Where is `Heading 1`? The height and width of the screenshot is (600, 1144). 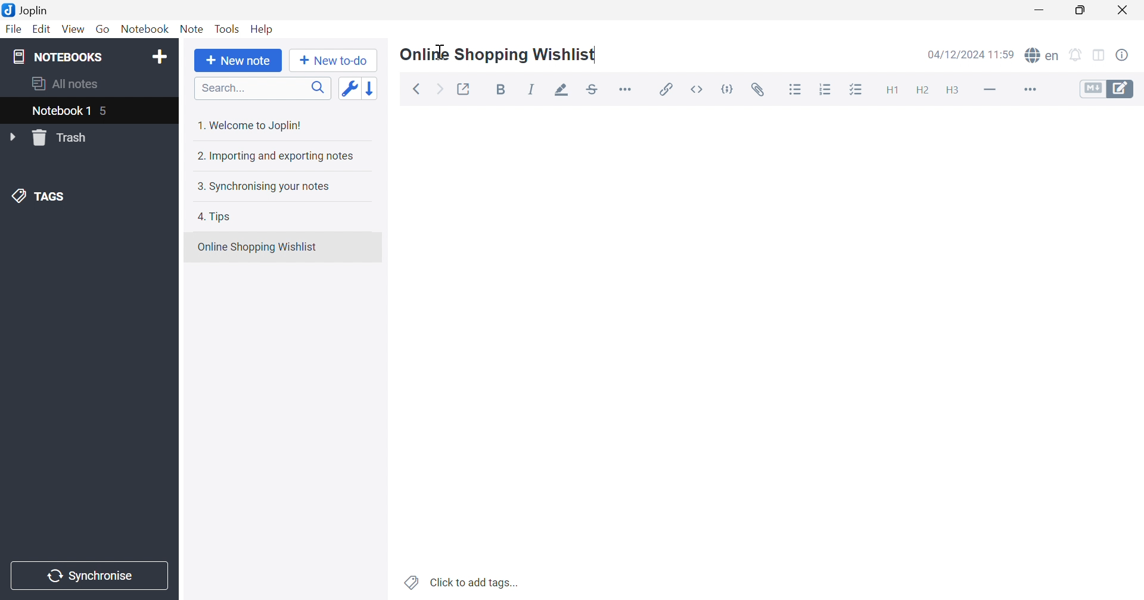 Heading 1 is located at coordinates (894, 90).